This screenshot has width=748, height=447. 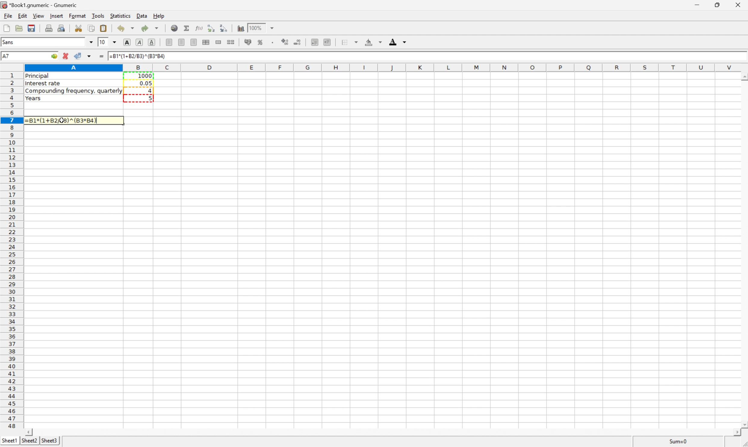 I want to click on drop down, so click(x=273, y=28).